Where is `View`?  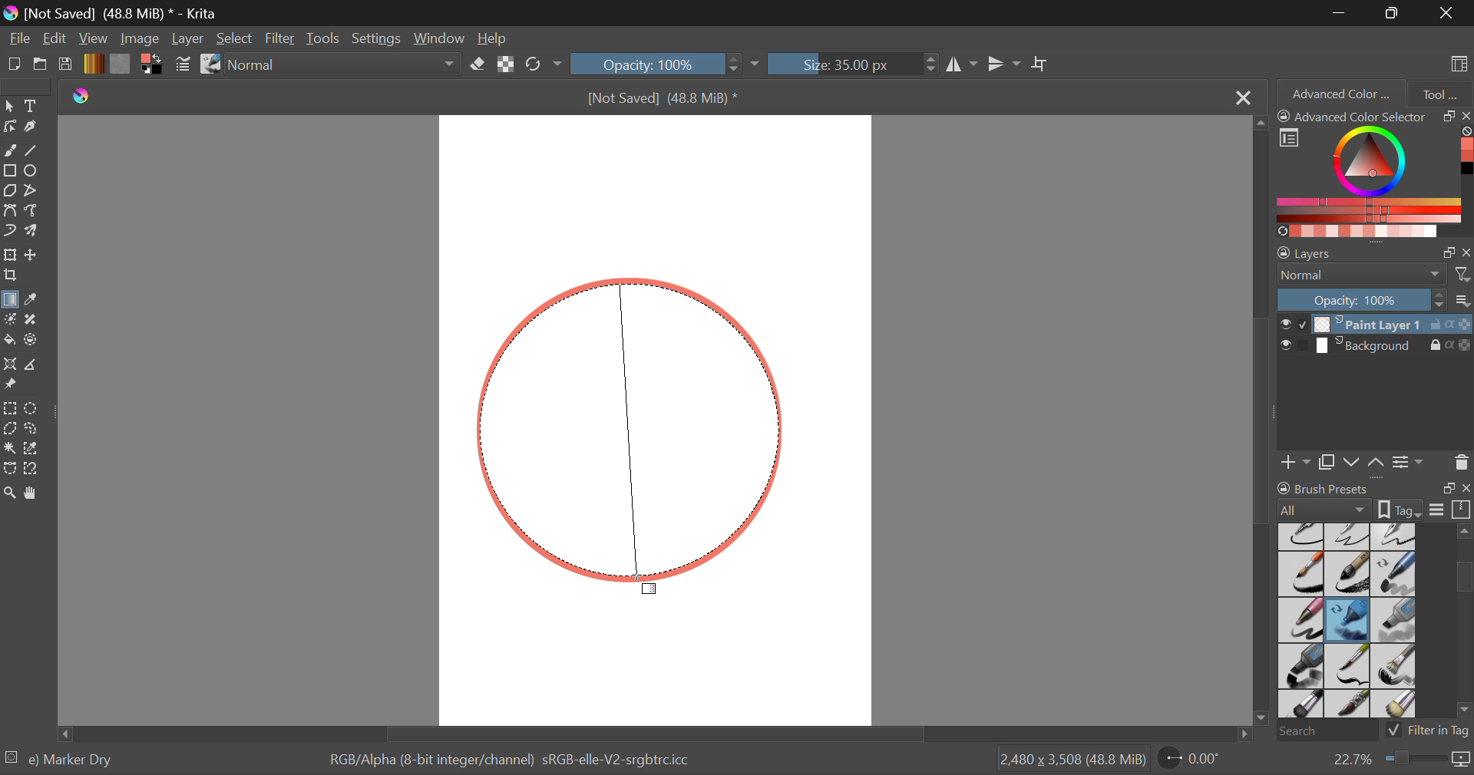 View is located at coordinates (95, 39).